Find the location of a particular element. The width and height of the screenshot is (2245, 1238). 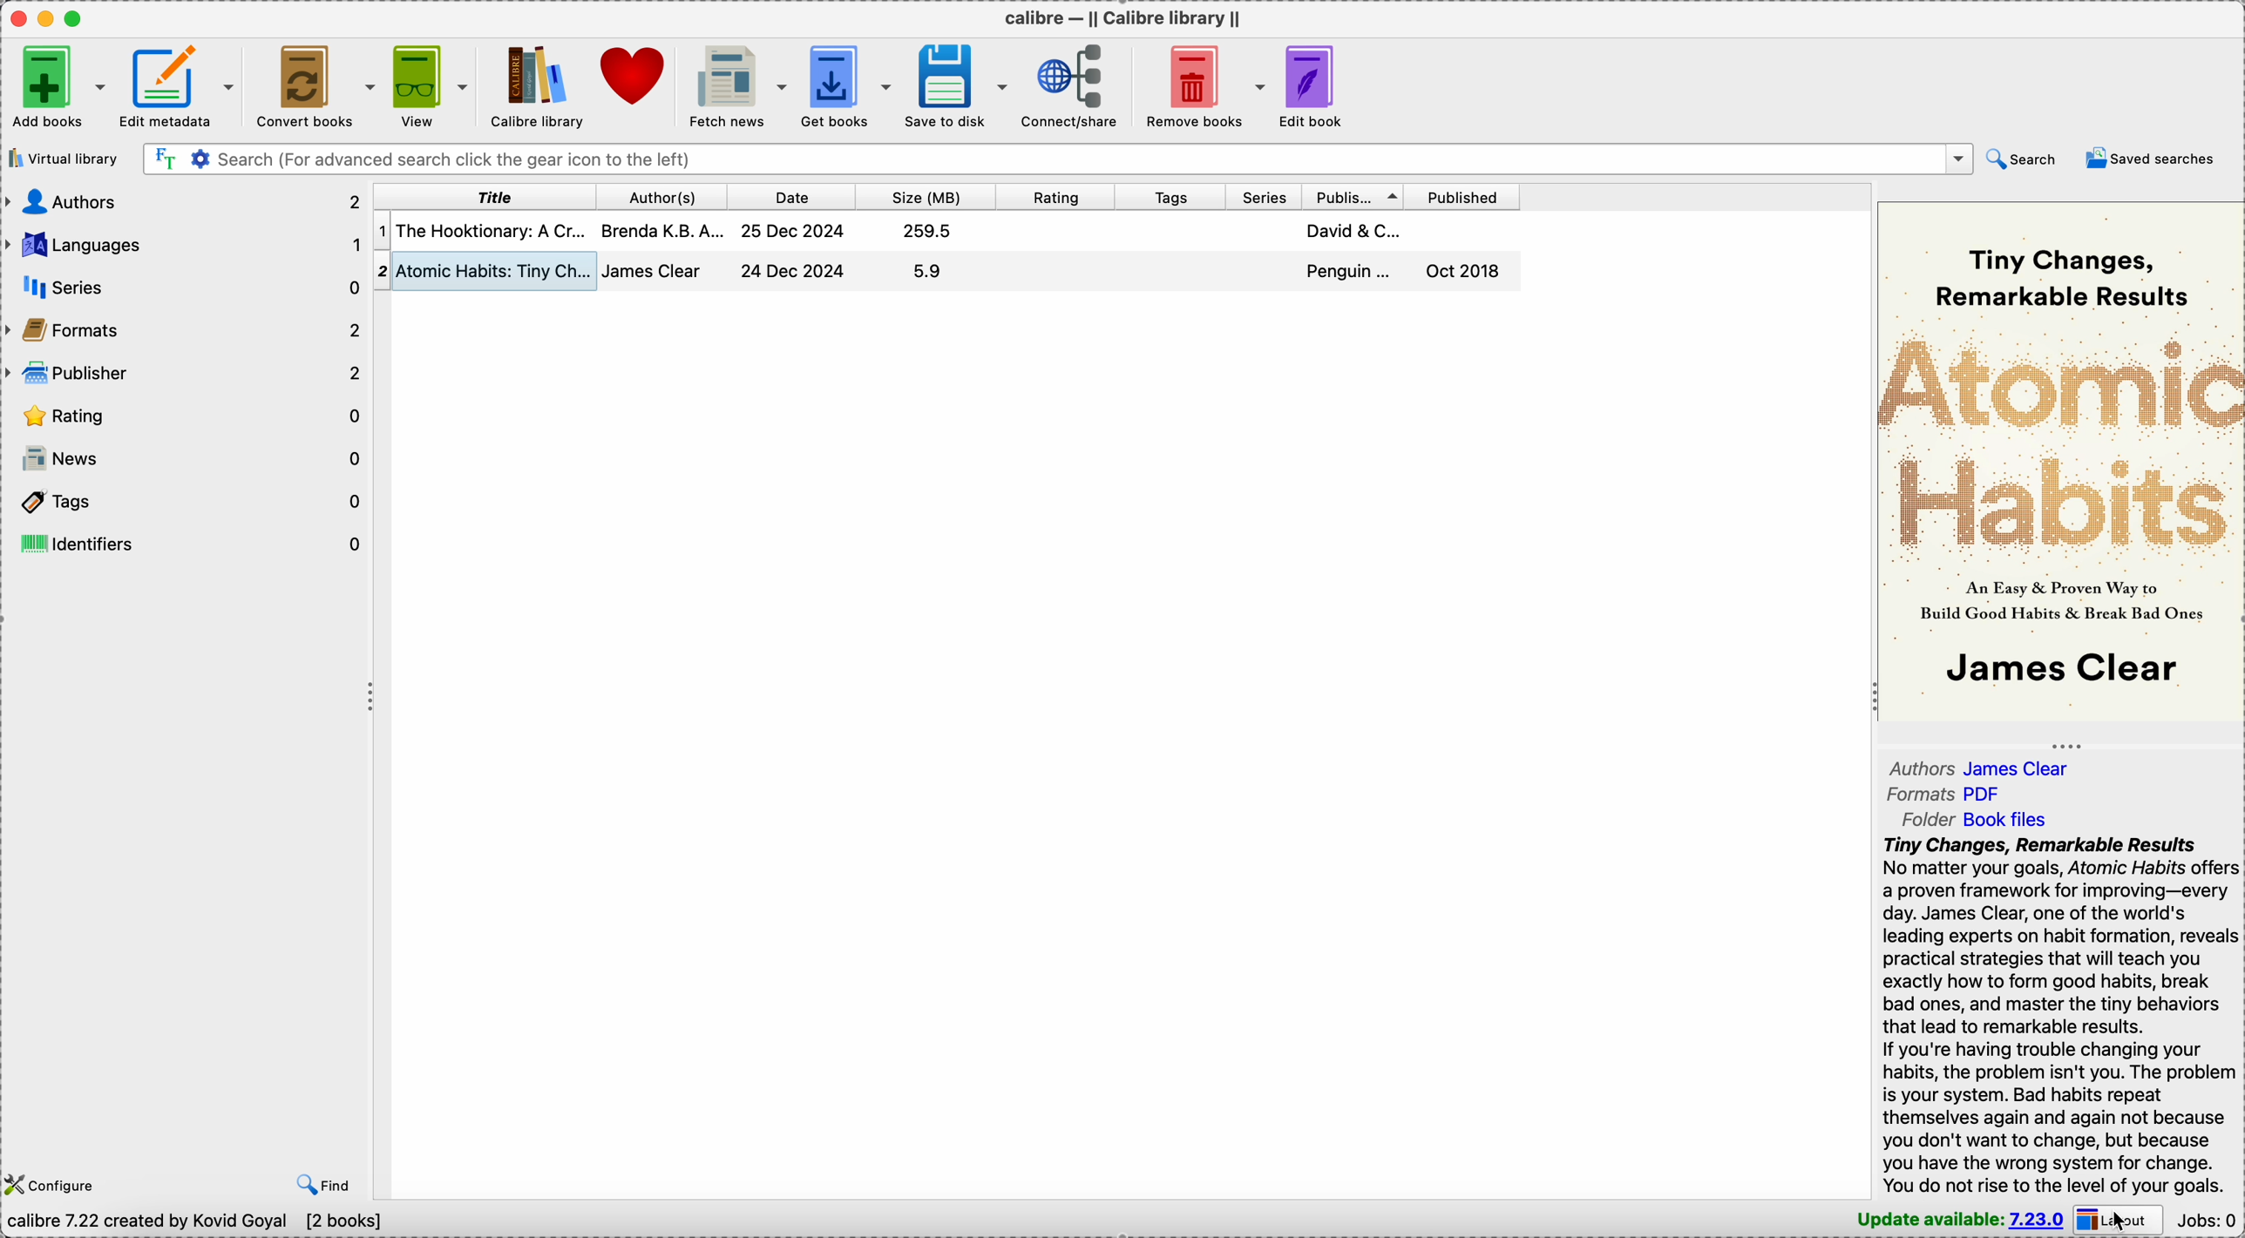

connect/share is located at coordinates (1075, 85).